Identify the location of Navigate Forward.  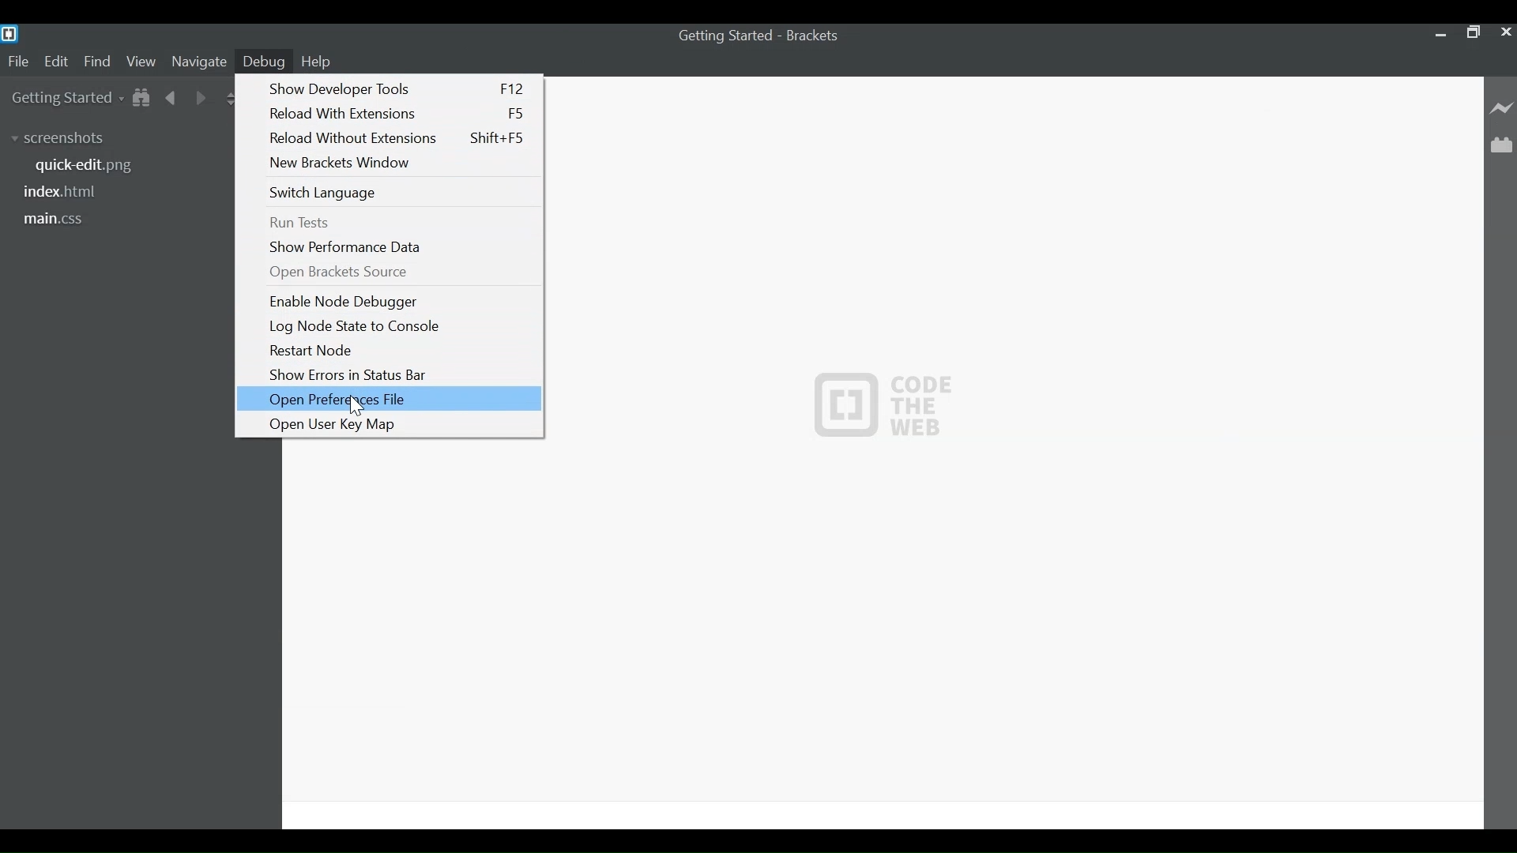
(201, 100).